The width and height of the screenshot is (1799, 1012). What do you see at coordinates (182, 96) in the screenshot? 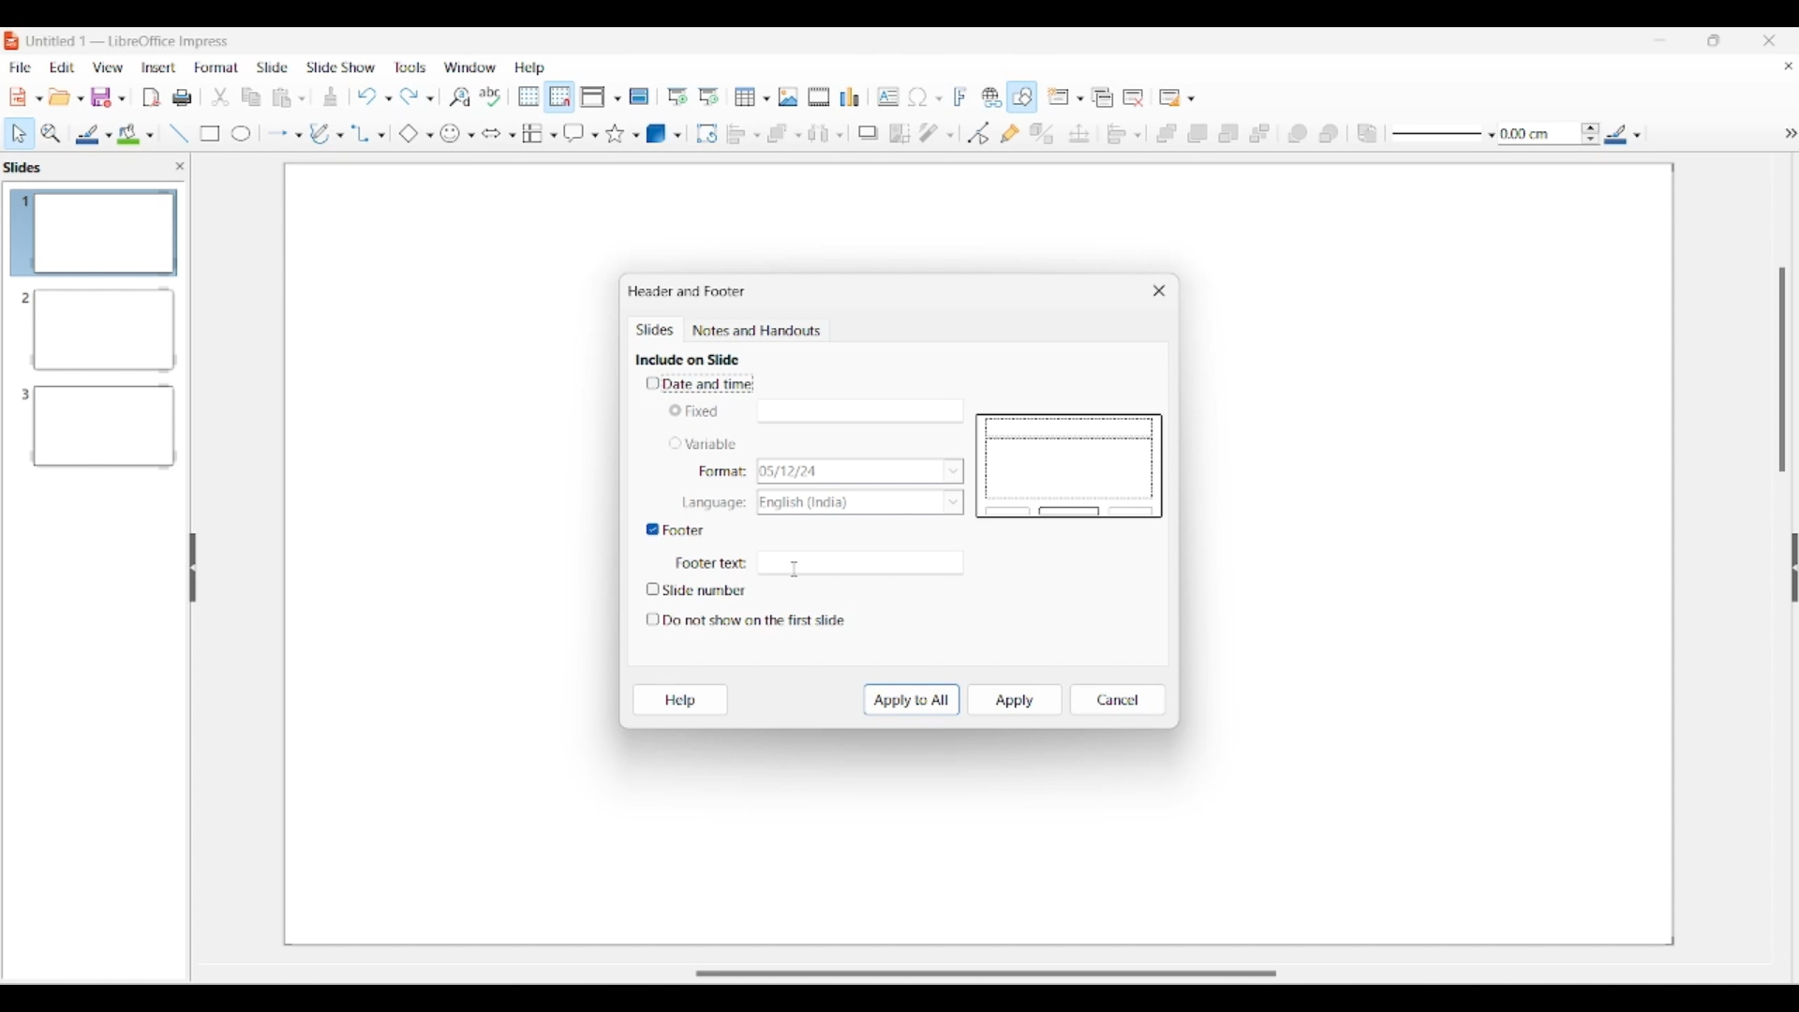
I see `Print` at bounding box center [182, 96].